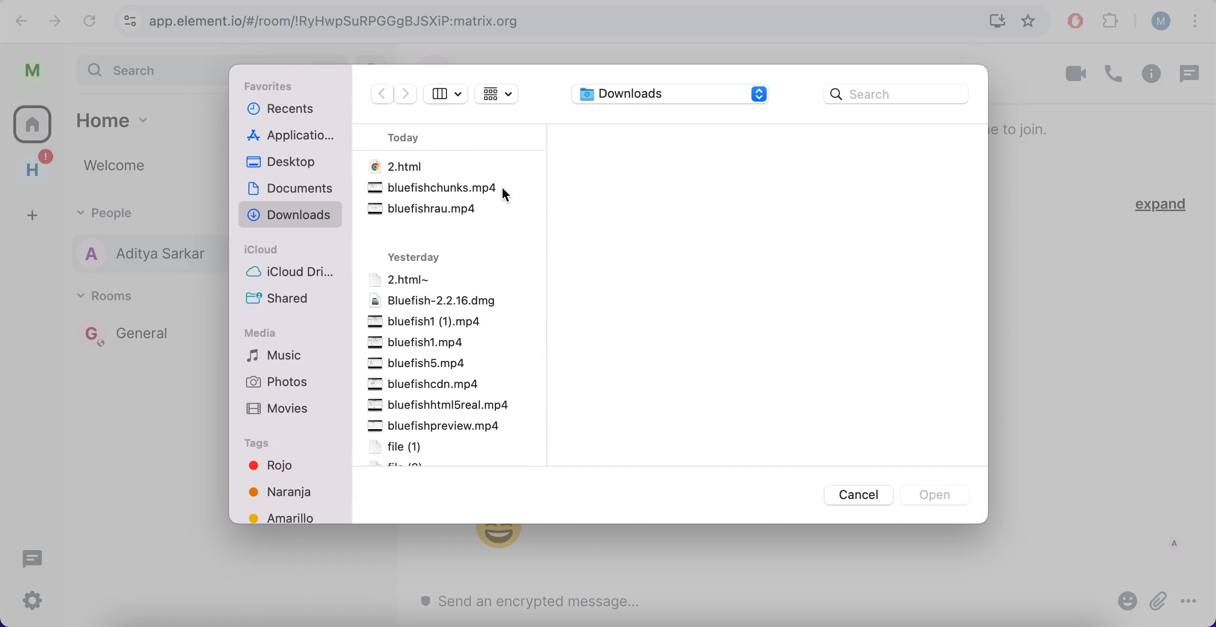  What do you see at coordinates (288, 410) in the screenshot?
I see `movies` at bounding box center [288, 410].